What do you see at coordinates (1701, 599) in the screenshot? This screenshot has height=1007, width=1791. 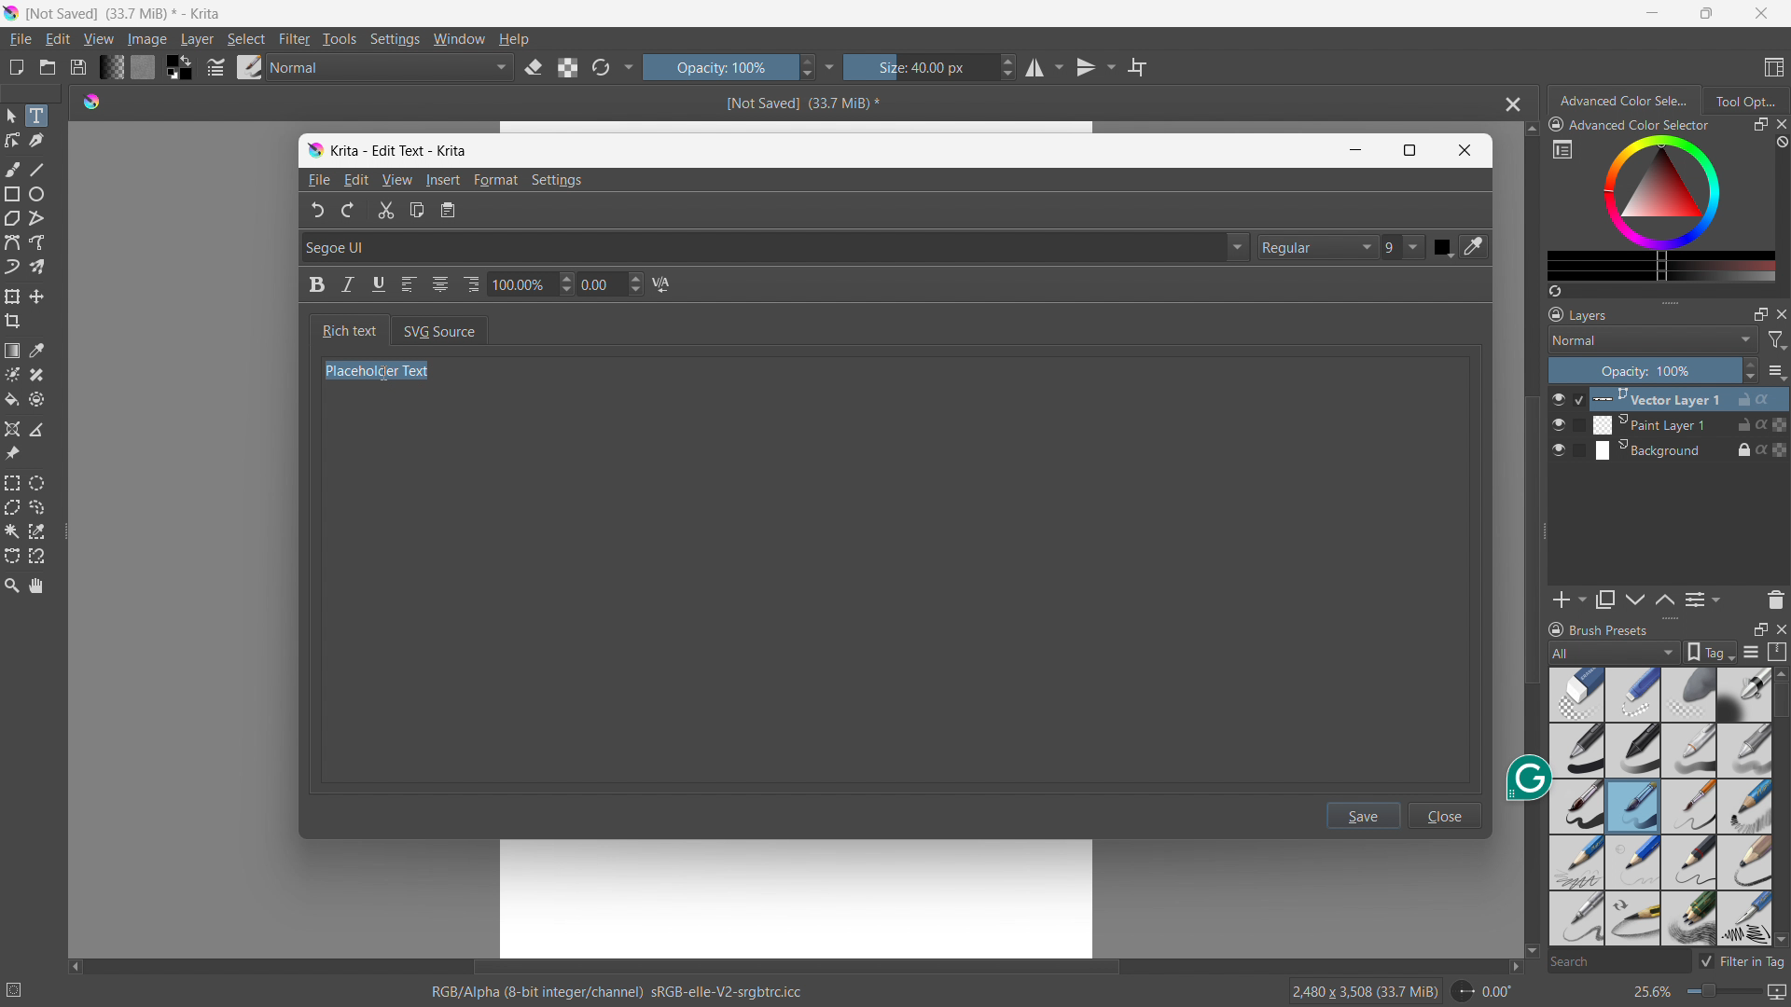 I see `view/change layer properties` at bounding box center [1701, 599].